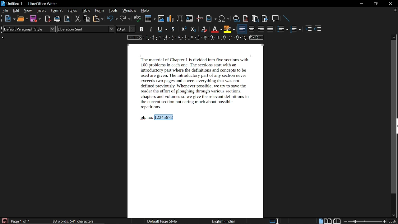  I want to click on 88 words, 541 characters, so click(73, 221).